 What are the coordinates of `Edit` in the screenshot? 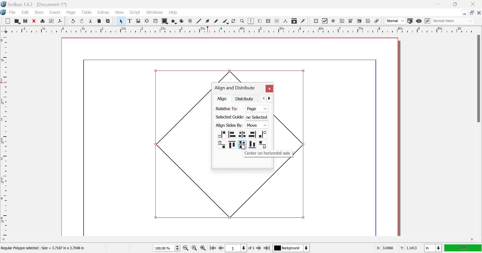 It's located at (26, 13).